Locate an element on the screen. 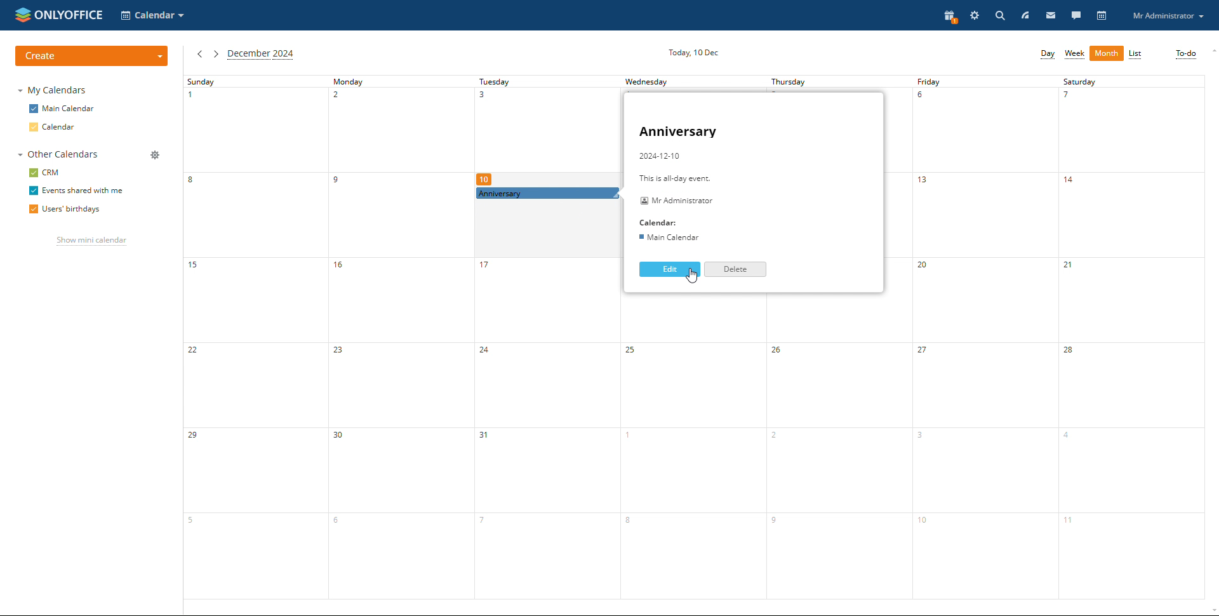 The image size is (1219, 616). search is located at coordinates (999, 15).